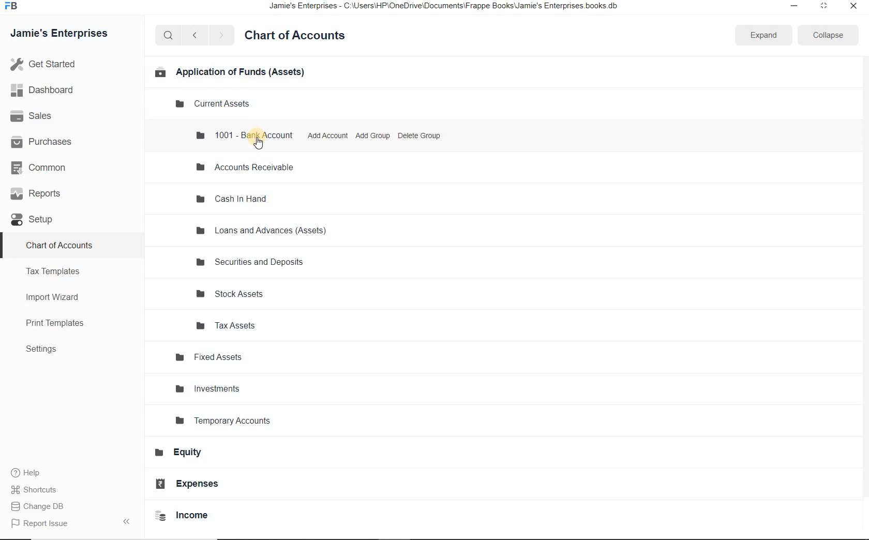  Describe the element at coordinates (57, 271) in the screenshot. I see `Tax Templates` at that location.